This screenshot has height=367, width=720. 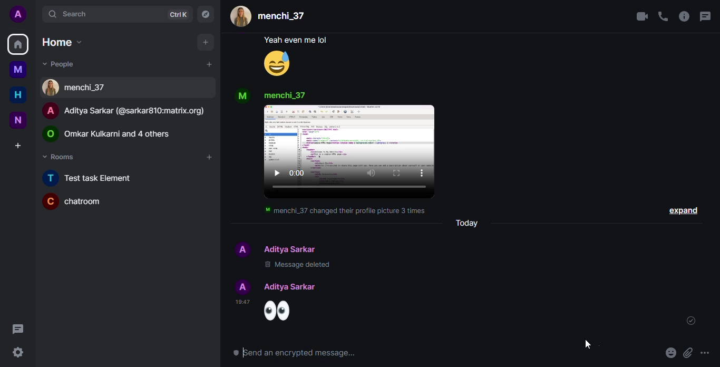 I want to click on voice call, so click(x=663, y=16).